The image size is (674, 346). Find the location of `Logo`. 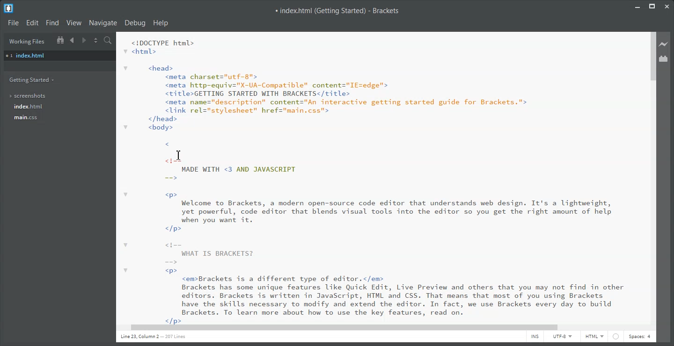

Logo is located at coordinates (9, 8).